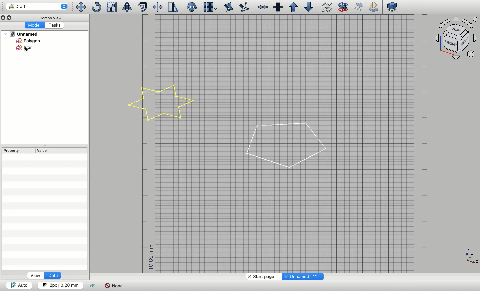 The width and height of the screenshot is (480, 291). I want to click on Toggle construction mode, so click(93, 286).